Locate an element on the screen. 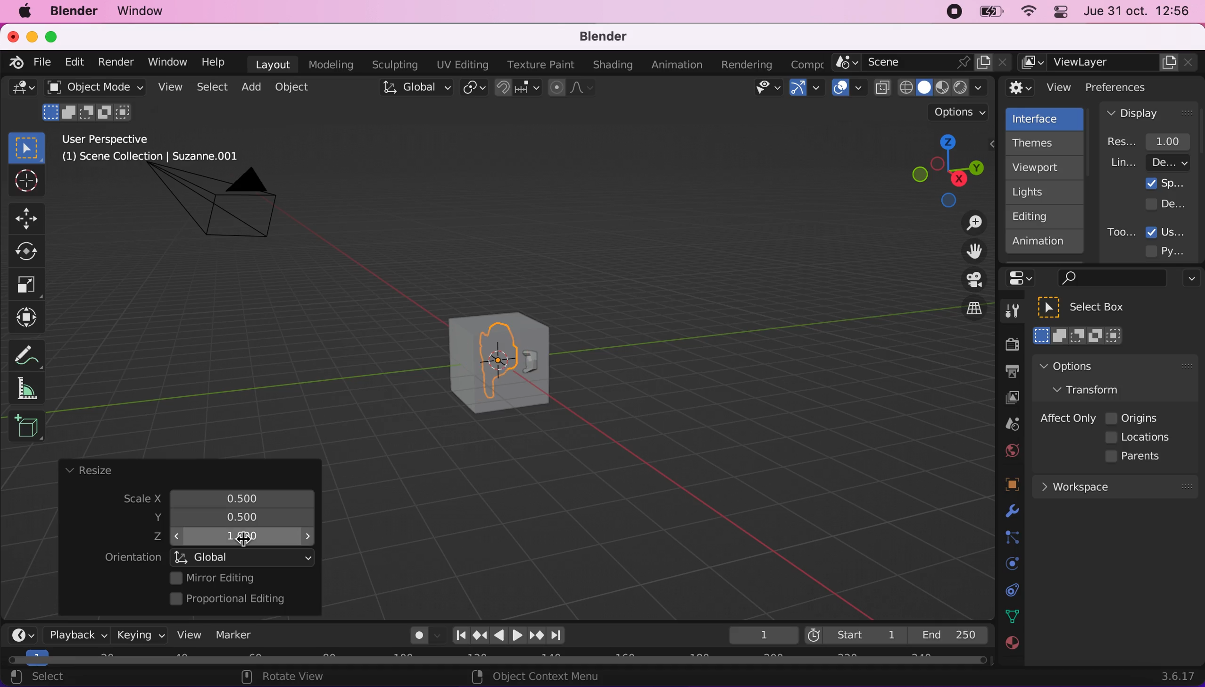 This screenshot has width=1205, height=687. start 1 is located at coordinates (854, 635).